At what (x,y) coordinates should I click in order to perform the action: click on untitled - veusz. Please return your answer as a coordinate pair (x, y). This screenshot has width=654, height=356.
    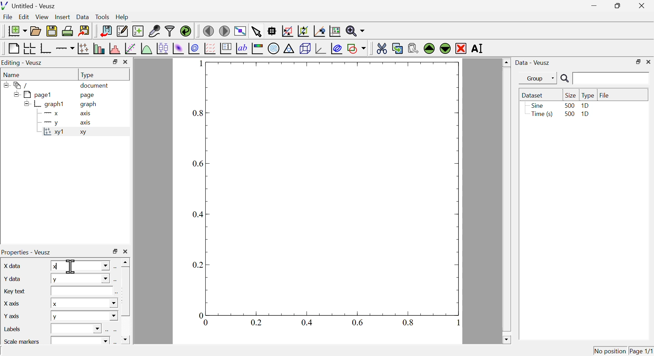
    Looking at the image, I should click on (29, 5).